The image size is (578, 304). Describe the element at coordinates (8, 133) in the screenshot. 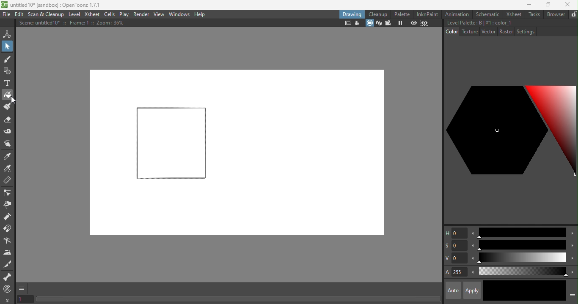

I see `Tape tool` at that location.